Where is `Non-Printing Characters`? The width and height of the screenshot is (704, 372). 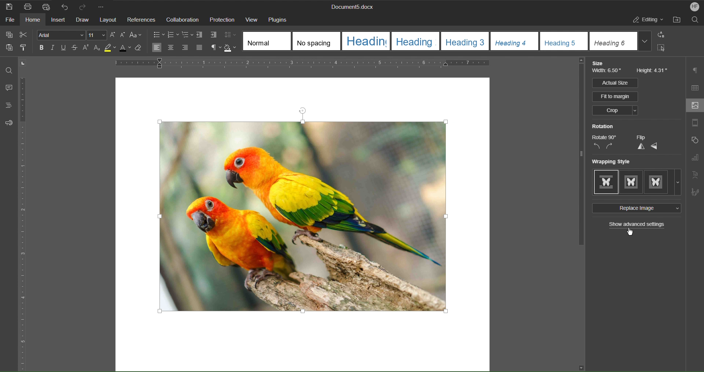 Non-Printing Characters is located at coordinates (213, 48).